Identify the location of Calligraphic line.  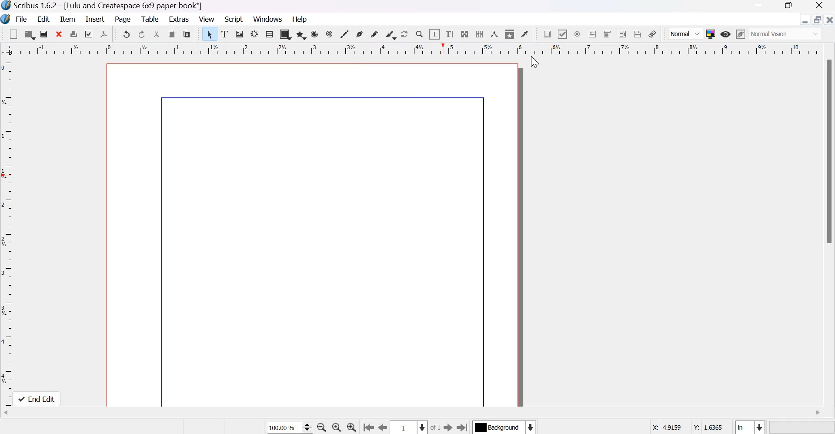
(391, 34).